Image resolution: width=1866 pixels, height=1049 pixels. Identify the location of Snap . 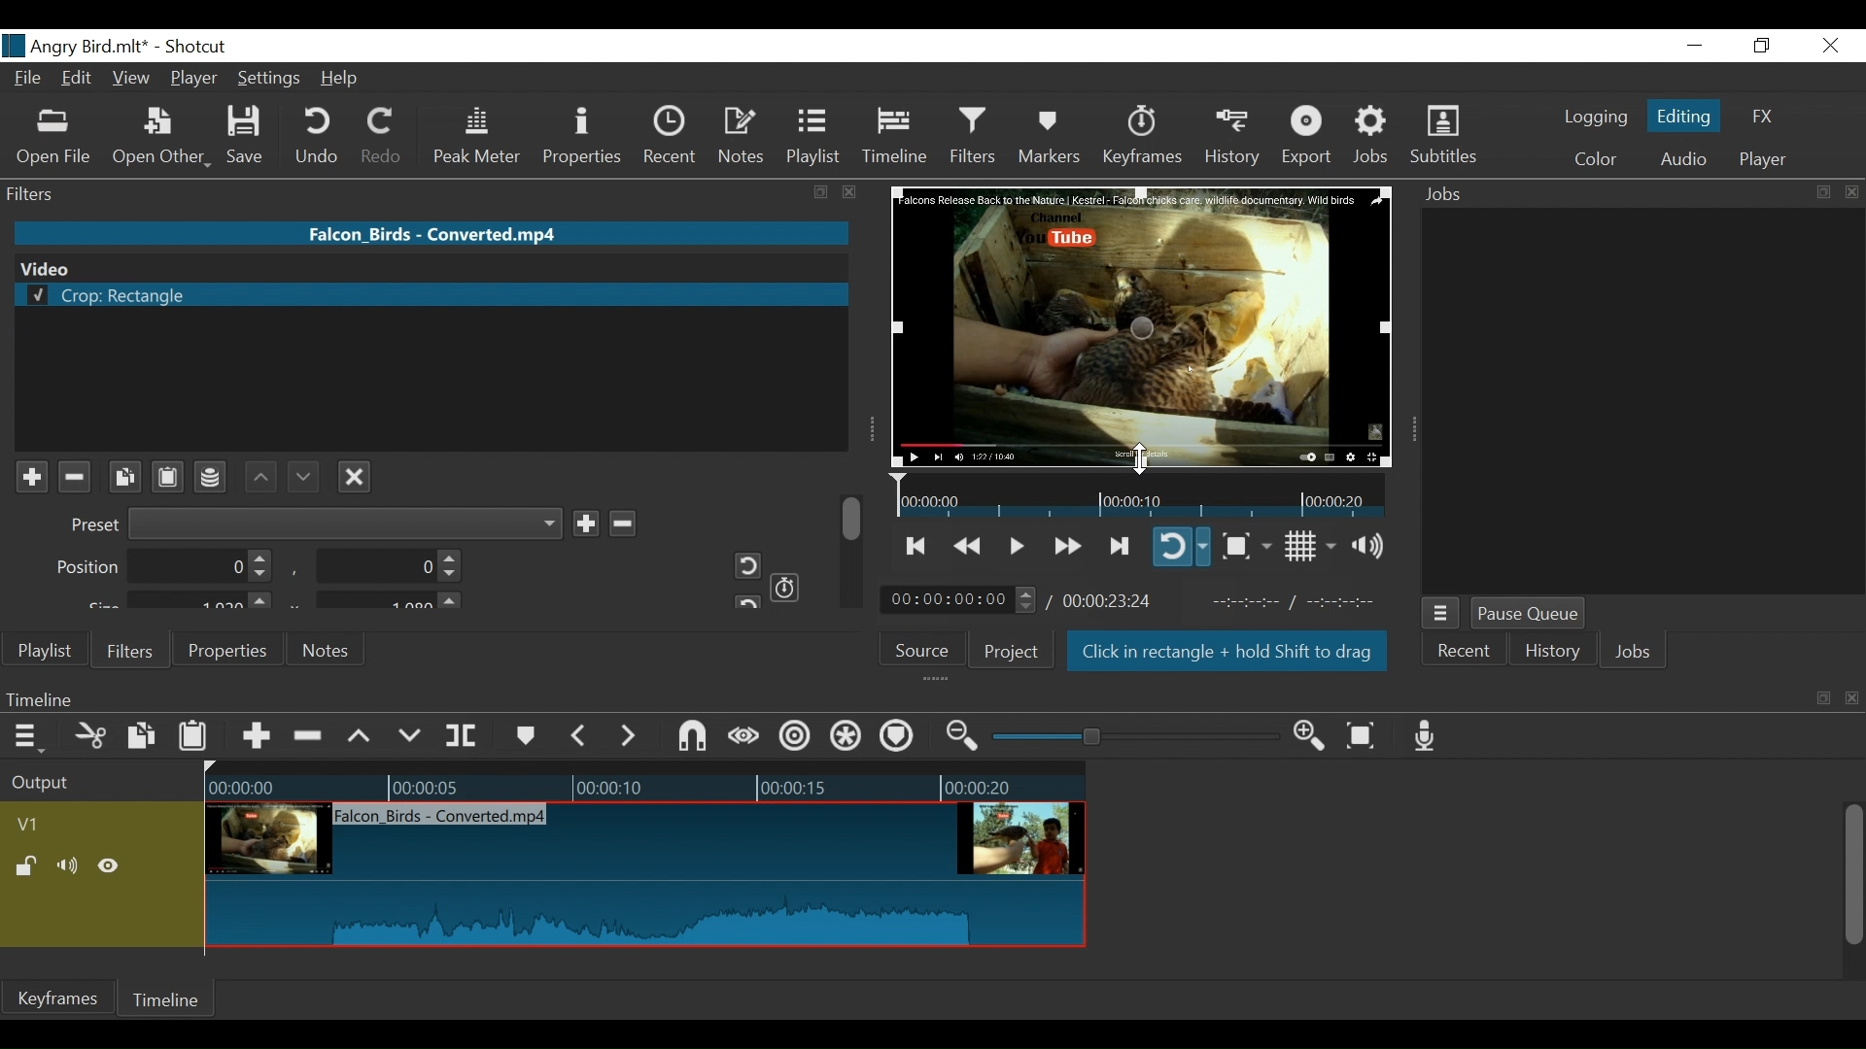
(692, 738).